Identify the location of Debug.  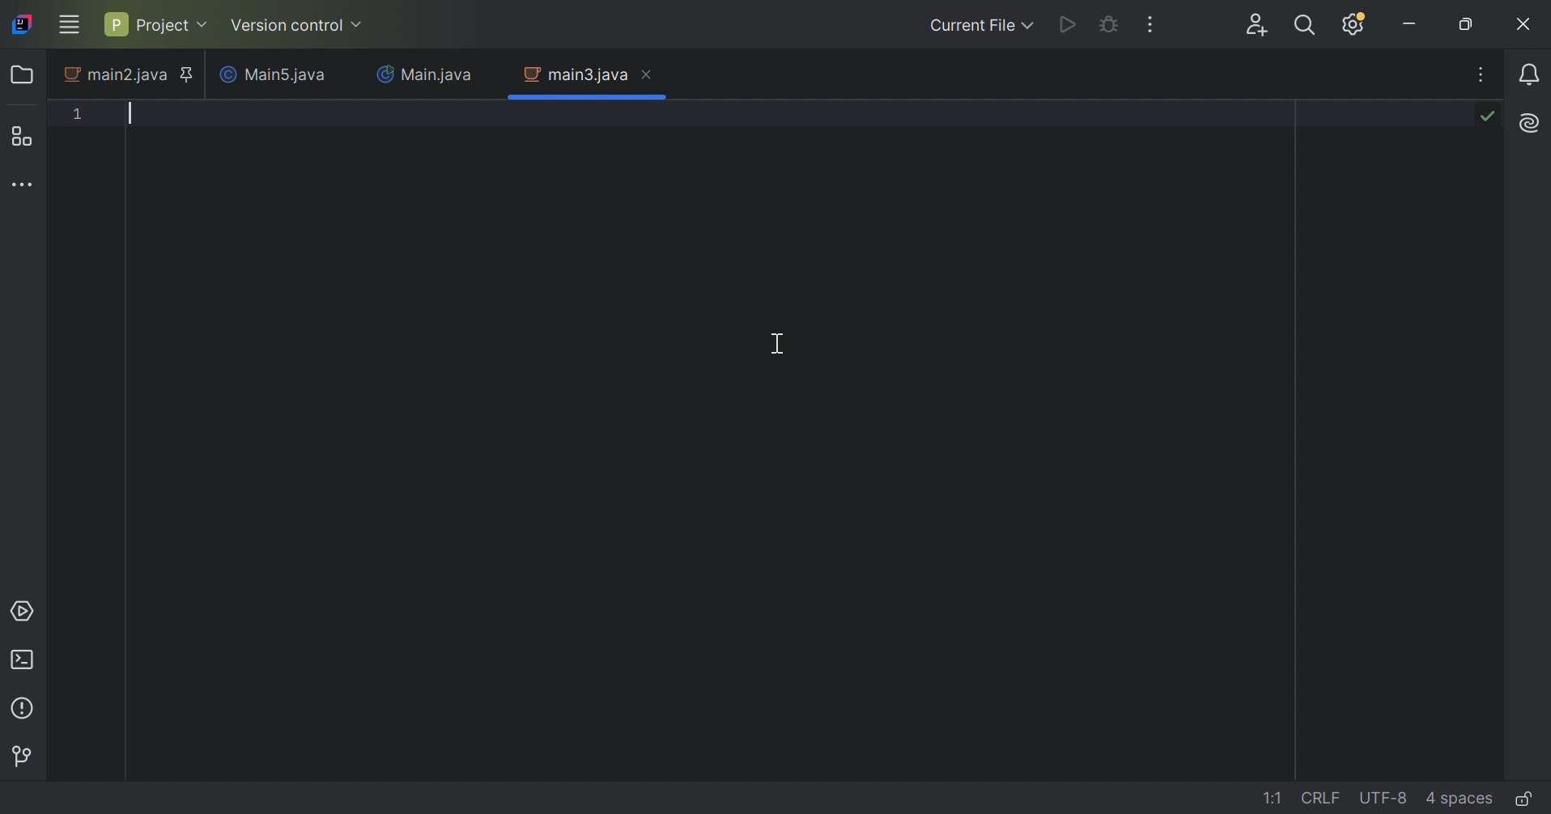
(1108, 24).